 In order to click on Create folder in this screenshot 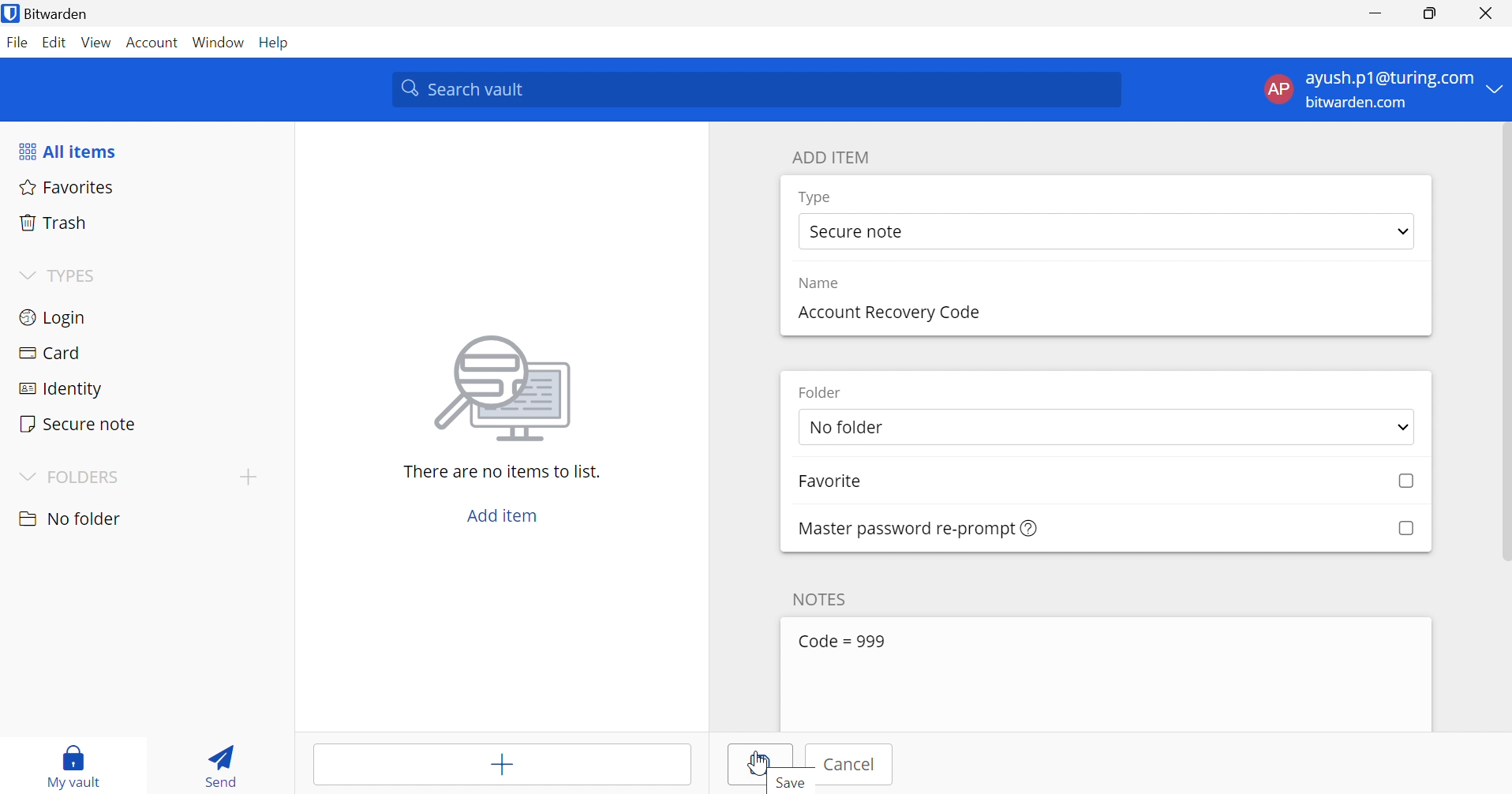, I will do `click(249, 478)`.